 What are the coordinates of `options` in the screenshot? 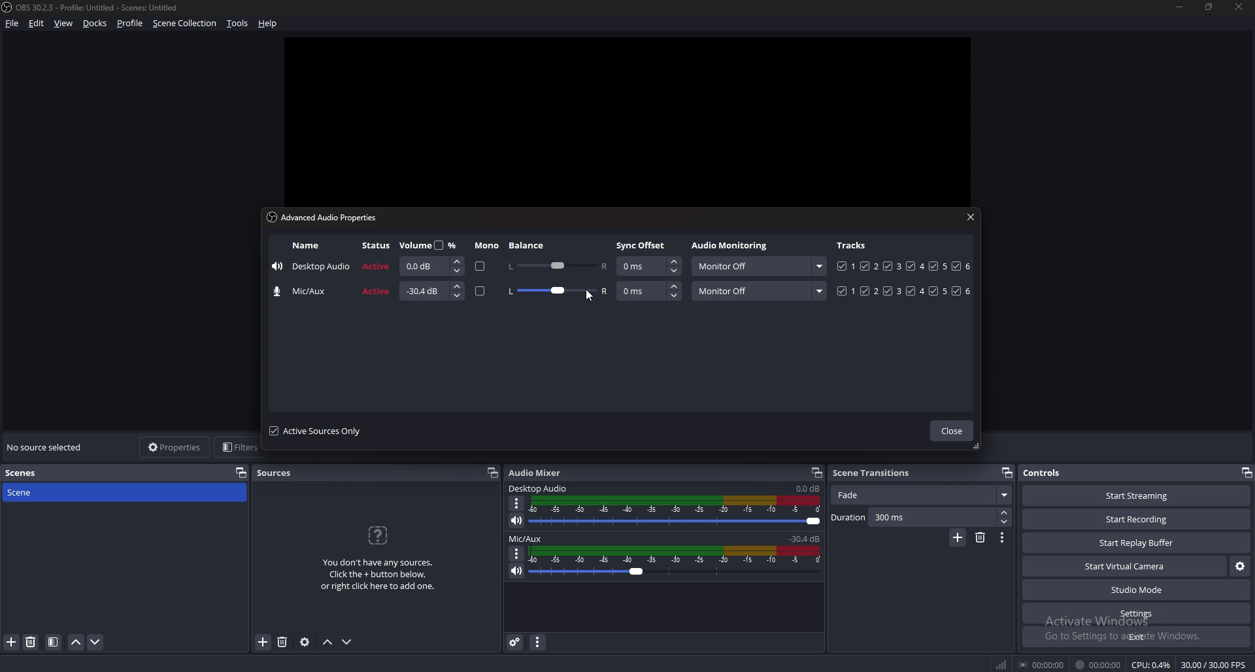 It's located at (517, 503).